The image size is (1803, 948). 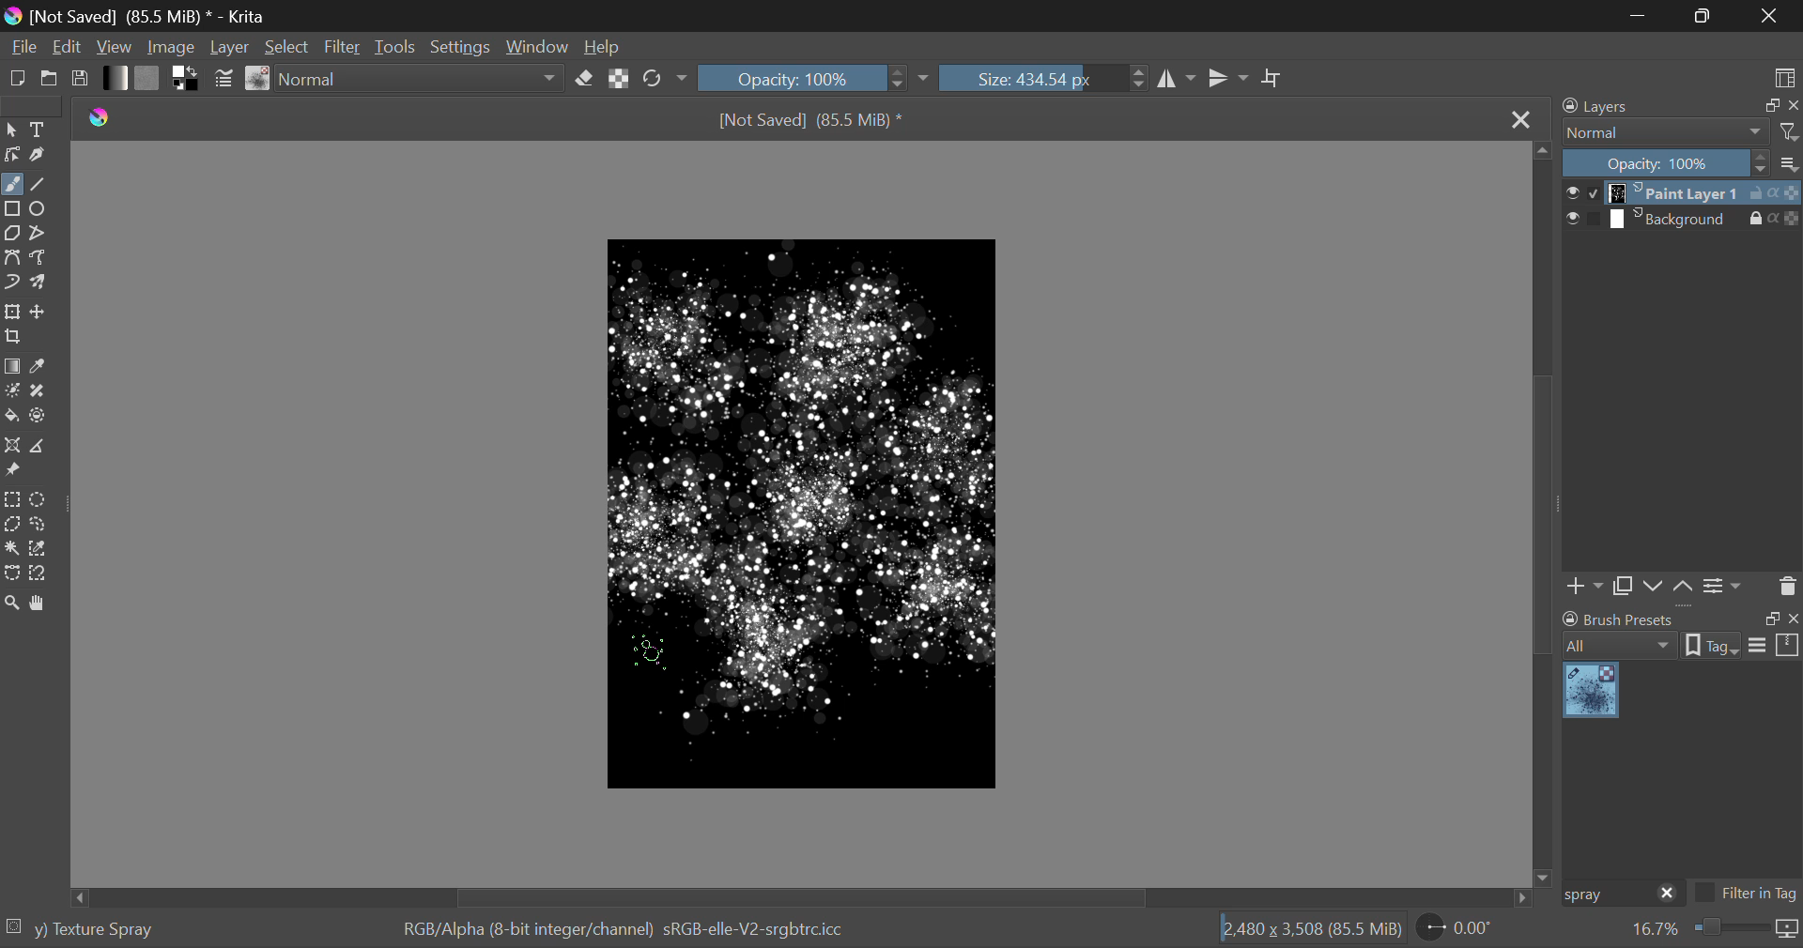 What do you see at coordinates (13, 155) in the screenshot?
I see `Edit Shapes` at bounding box center [13, 155].